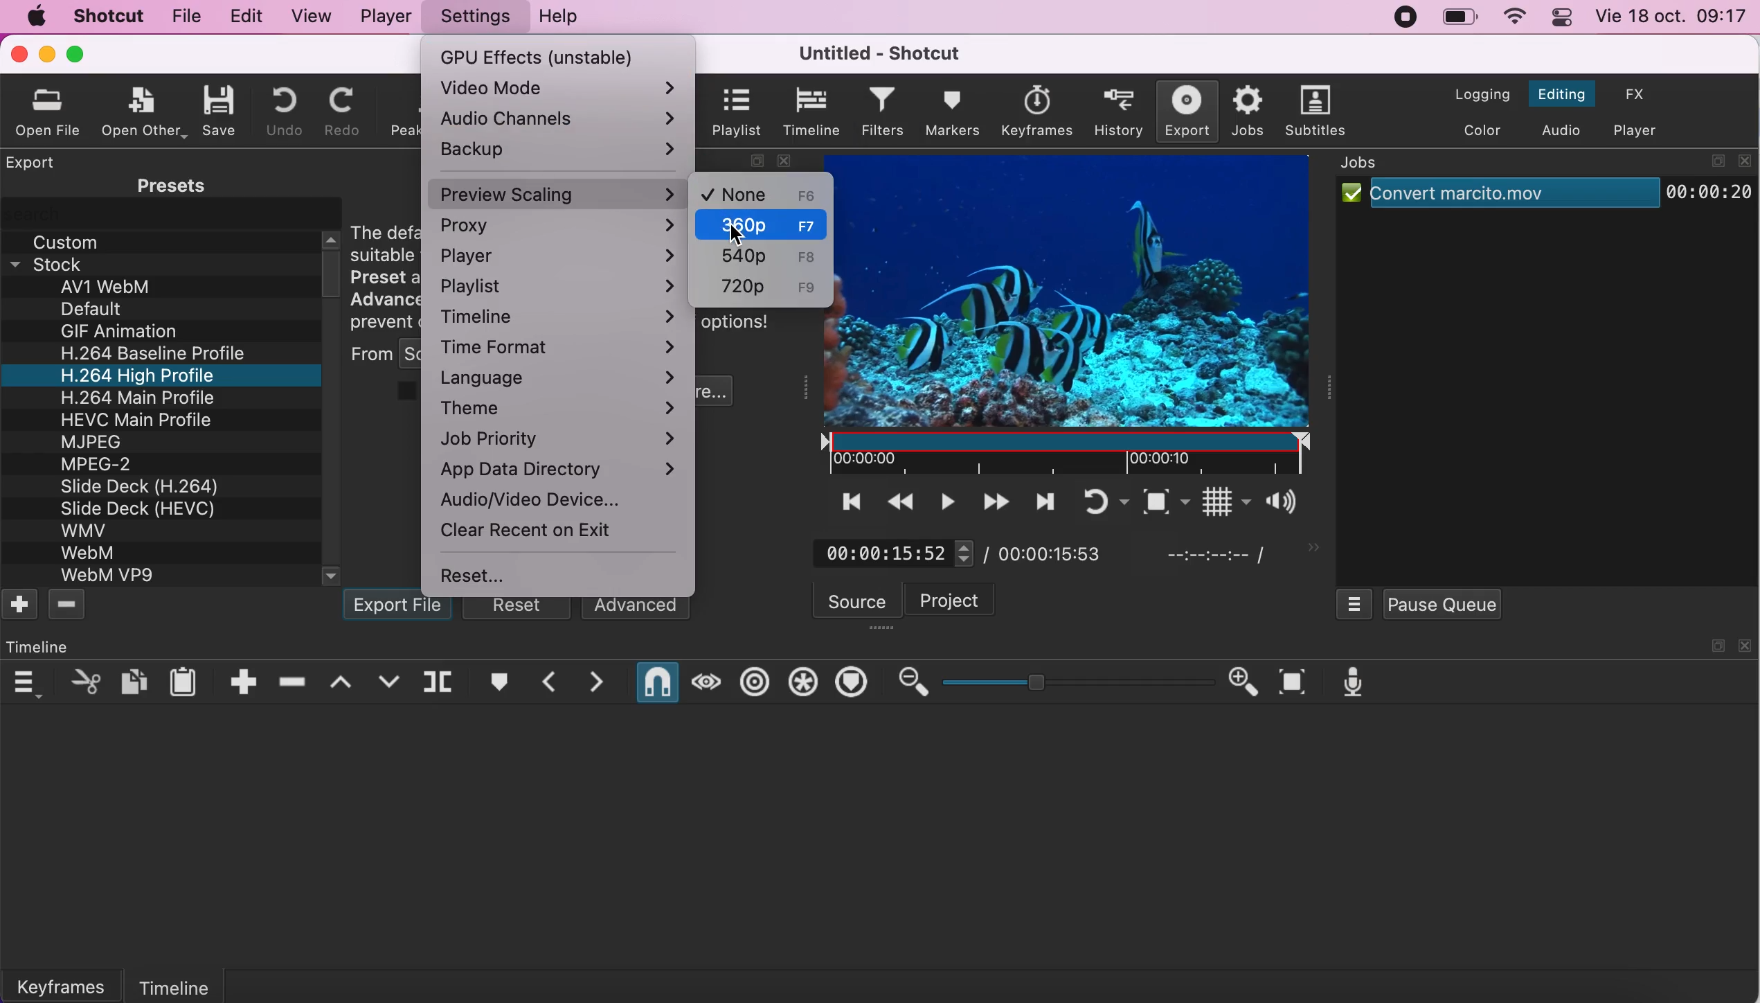 The image size is (1760, 1003). I want to click on maximize, so click(1715, 646).